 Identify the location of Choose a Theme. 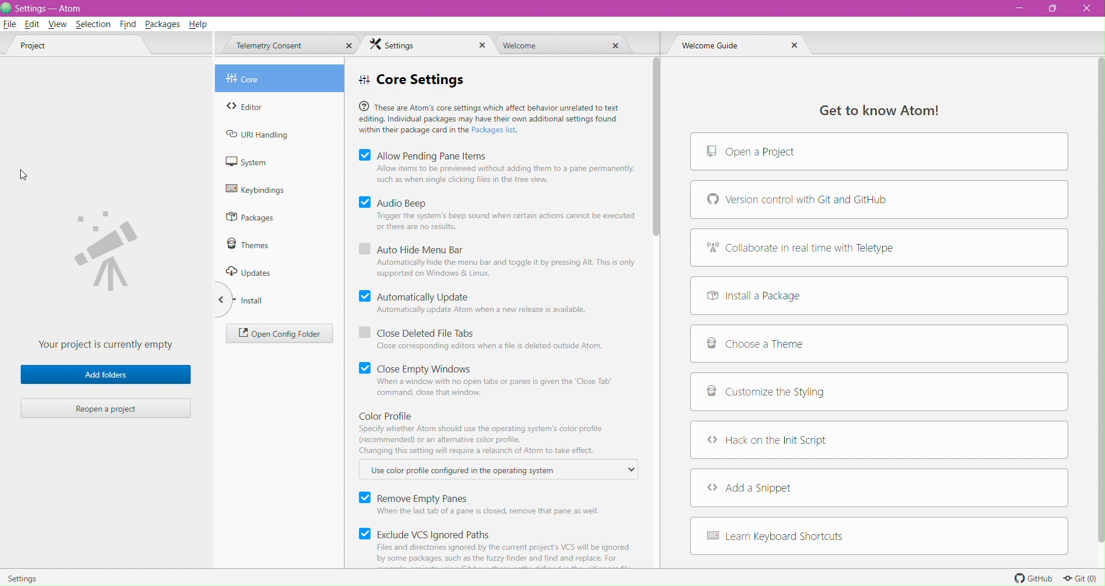
(879, 344).